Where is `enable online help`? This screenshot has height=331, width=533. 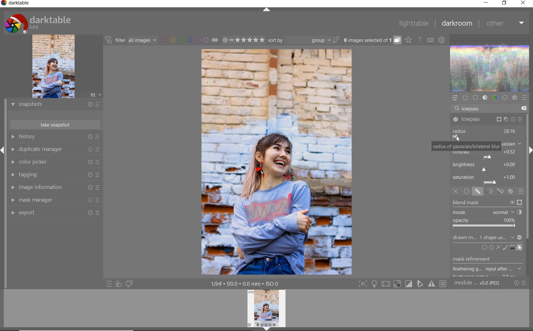 enable online help is located at coordinates (420, 40).